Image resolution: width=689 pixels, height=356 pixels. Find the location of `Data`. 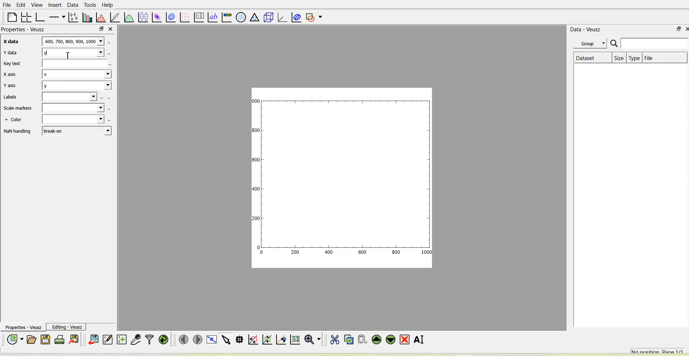

Data is located at coordinates (72, 5).